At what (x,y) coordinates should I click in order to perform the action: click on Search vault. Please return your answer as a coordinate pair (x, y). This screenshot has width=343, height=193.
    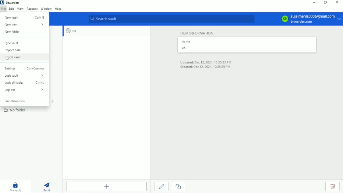
    Looking at the image, I should click on (171, 19).